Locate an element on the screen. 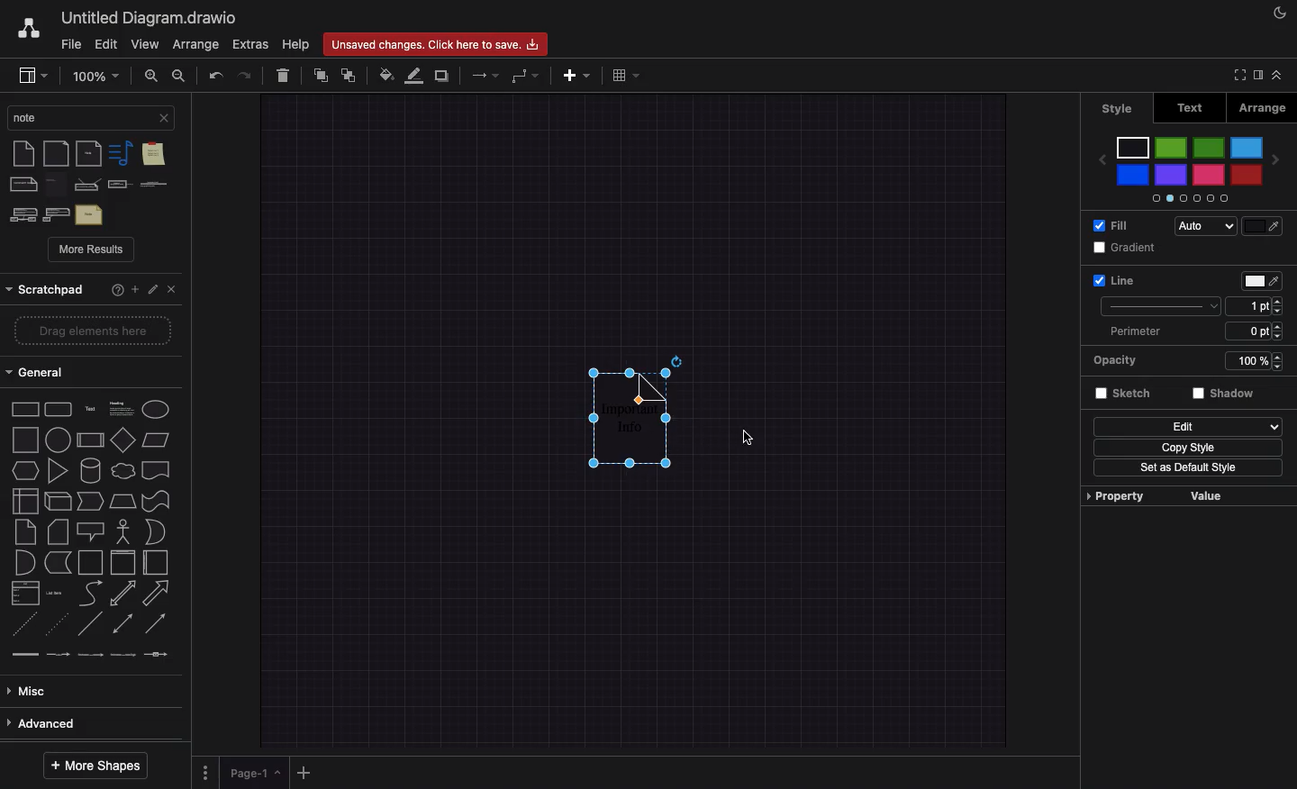 The width and height of the screenshot is (1297, 789). Arrange is located at coordinates (195, 44).